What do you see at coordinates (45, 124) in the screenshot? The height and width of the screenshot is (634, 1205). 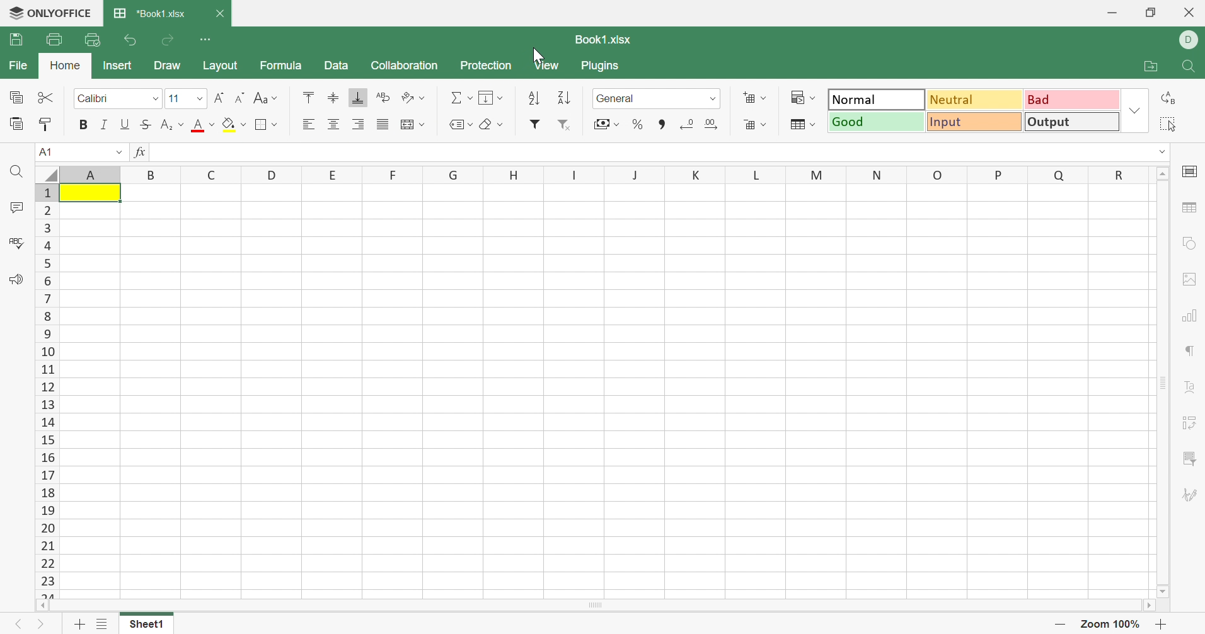 I see `Copy Style` at bounding box center [45, 124].